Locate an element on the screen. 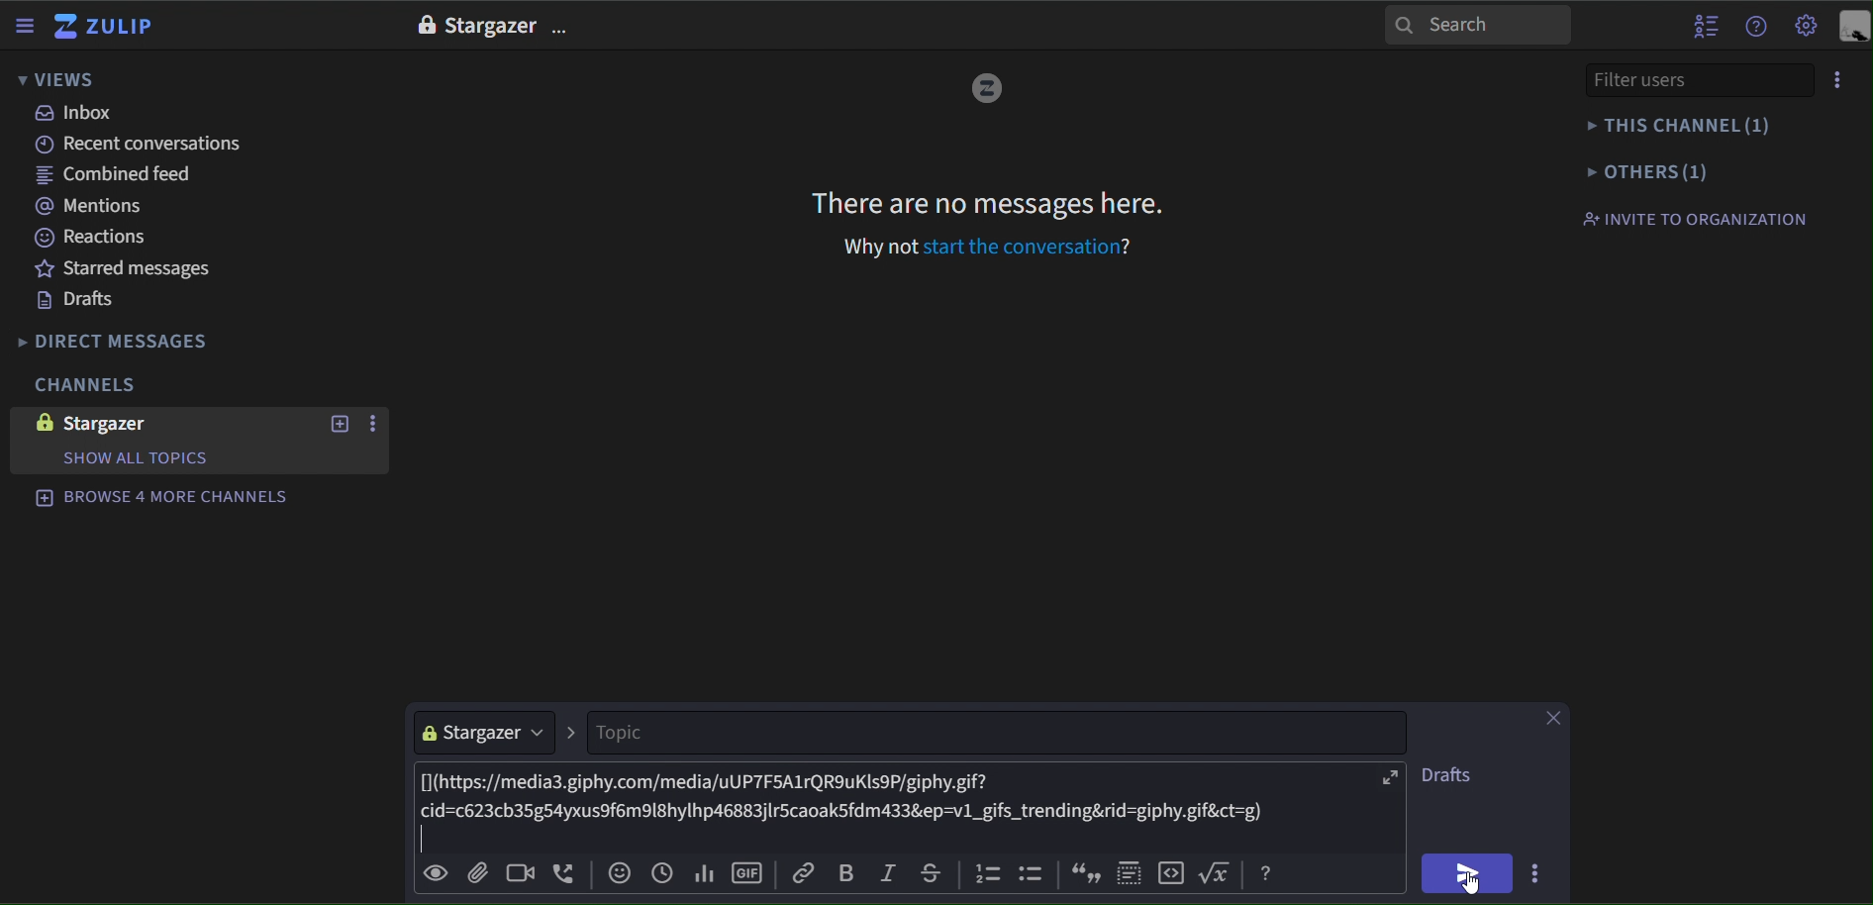 Image resolution: width=1873 pixels, height=905 pixels. show all topics is located at coordinates (134, 458).